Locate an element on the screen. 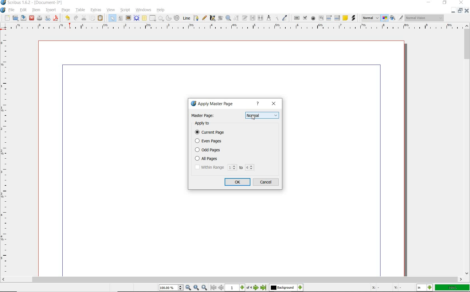 The image size is (470, 292). Edit in preview mode is located at coordinates (401, 18).